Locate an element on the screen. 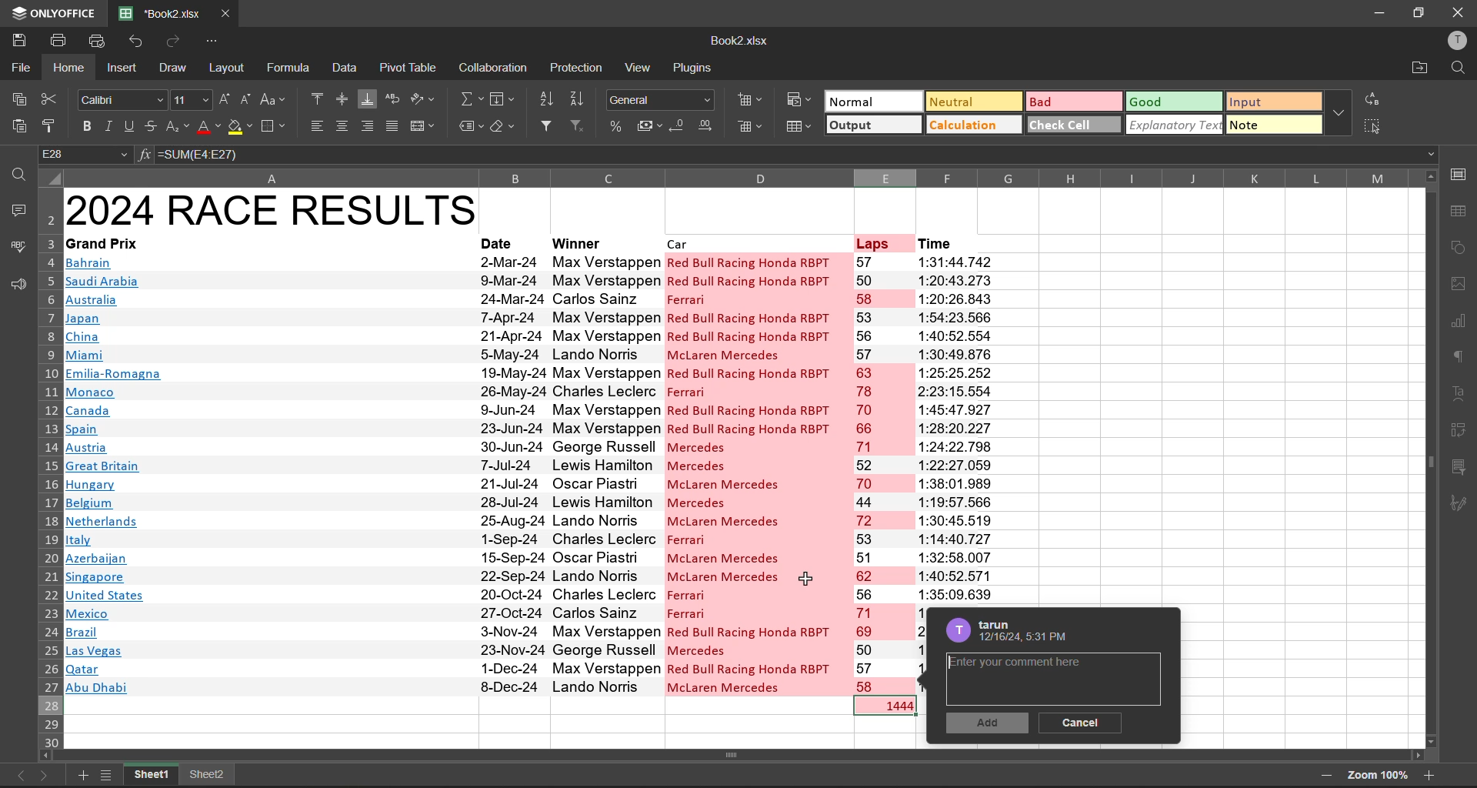  profile is located at coordinates (1454, 39).